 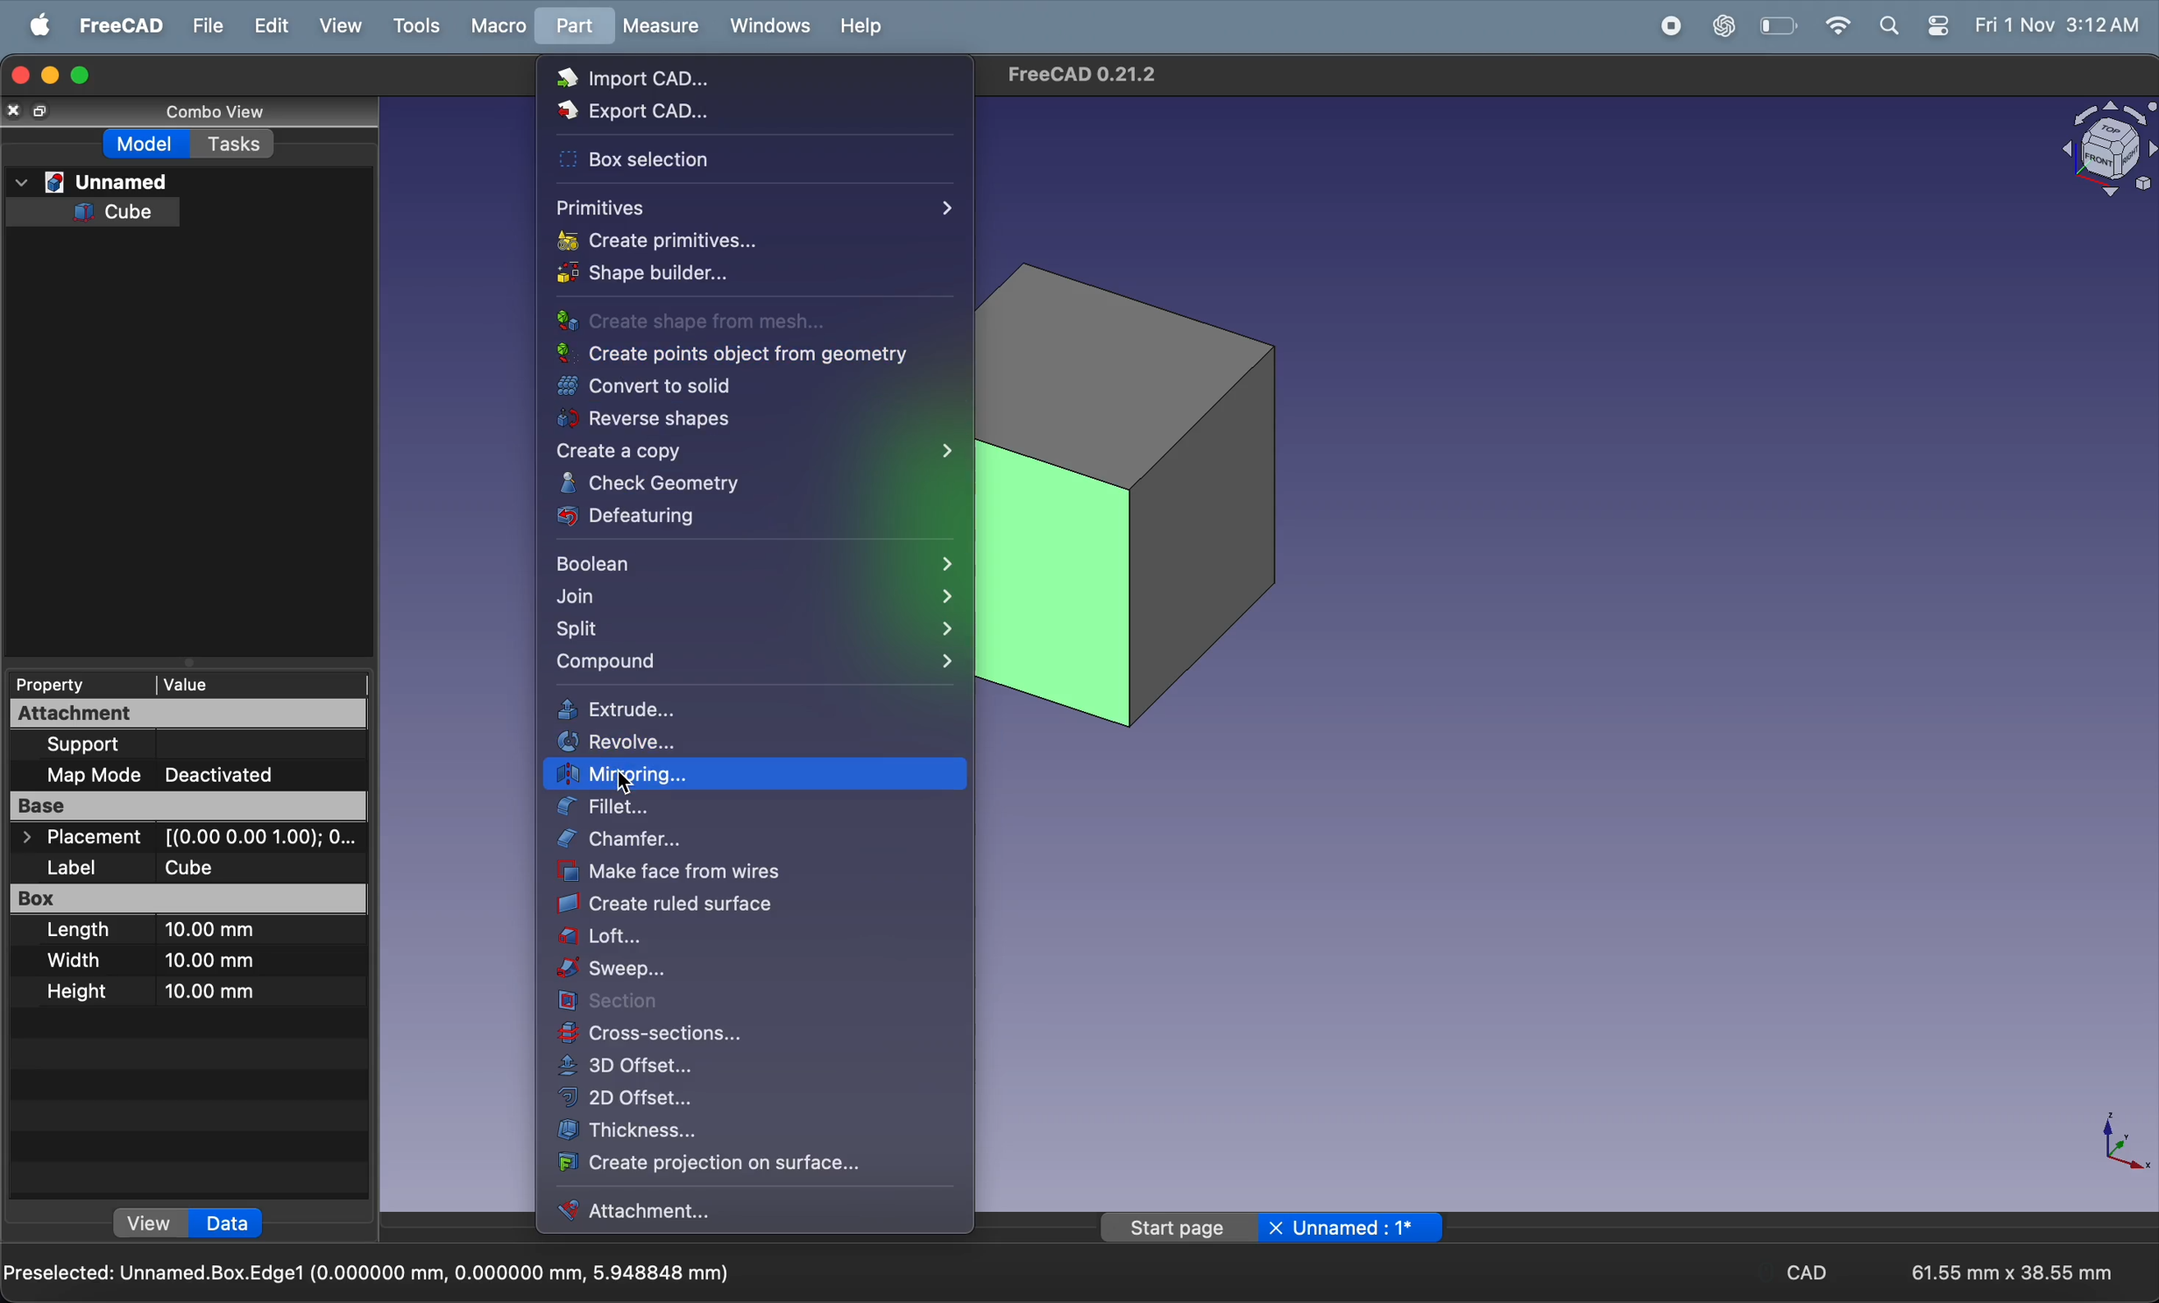 What do you see at coordinates (15, 75) in the screenshot?
I see `closing window` at bounding box center [15, 75].